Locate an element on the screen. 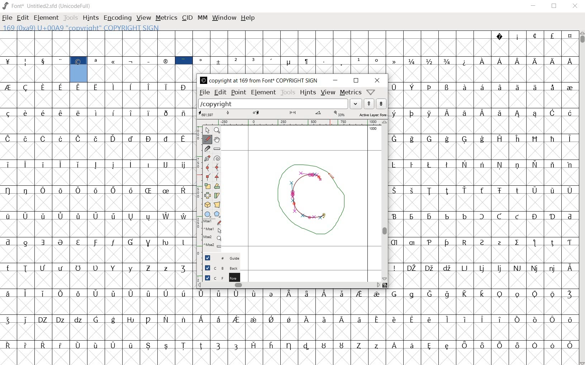 Image resolution: width=585 pixels, height=365 pixels. tools is located at coordinates (71, 19).